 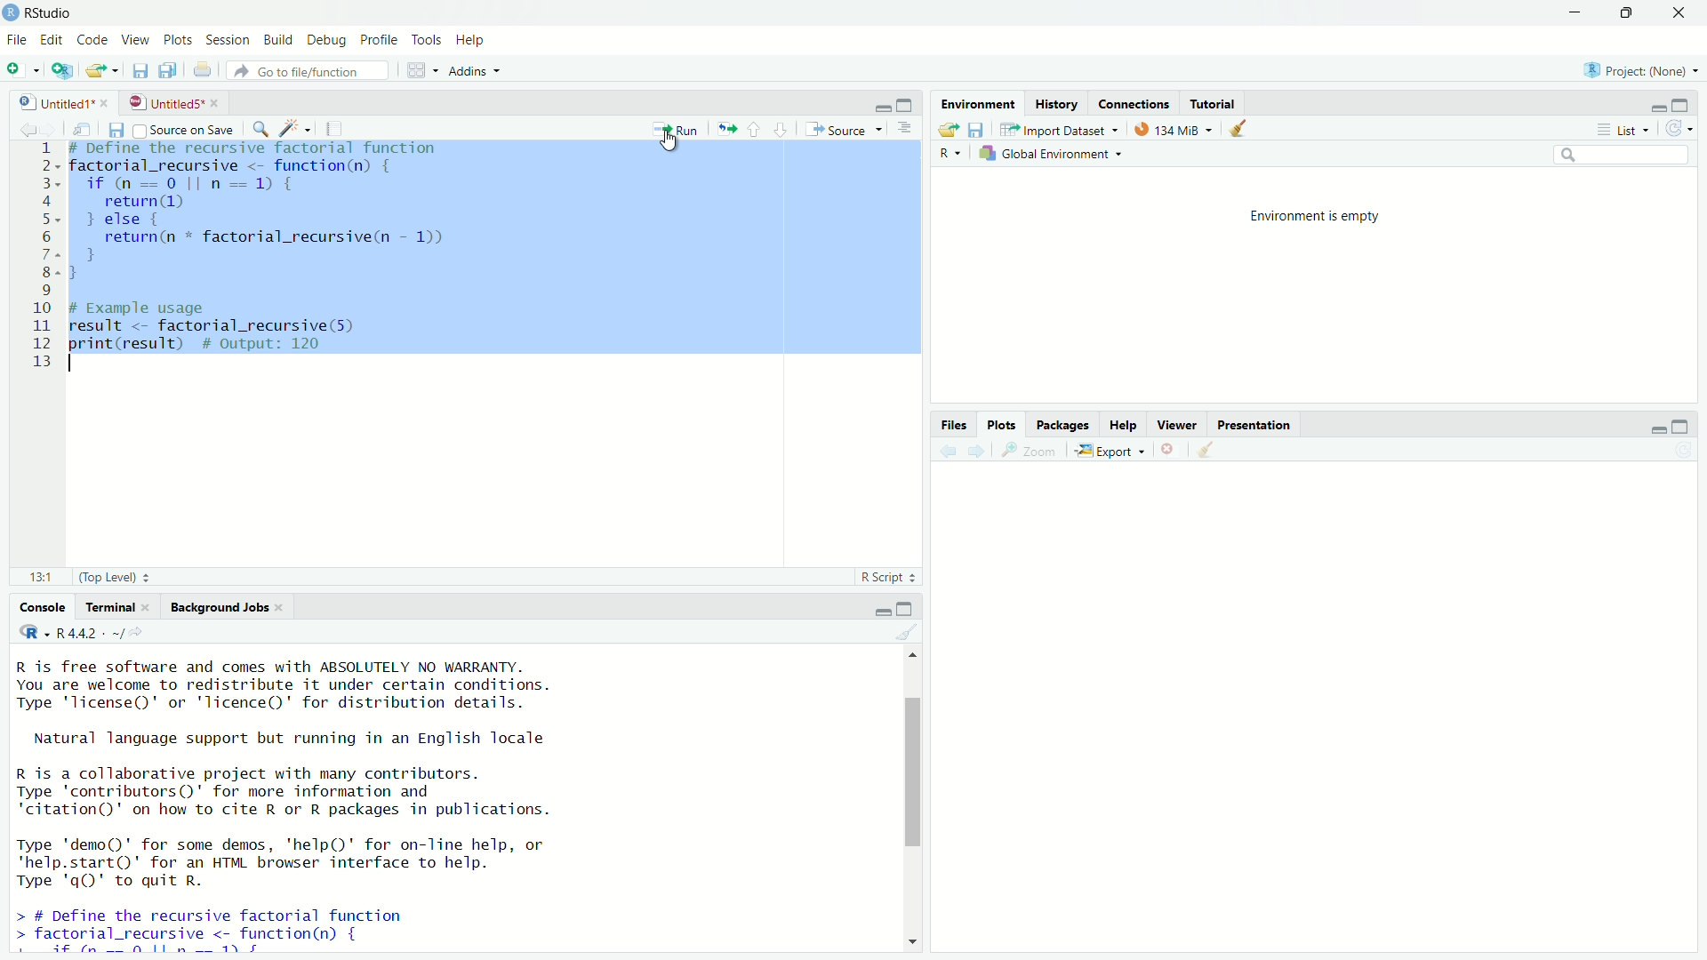 I want to click on Text cursor, so click(x=668, y=147).